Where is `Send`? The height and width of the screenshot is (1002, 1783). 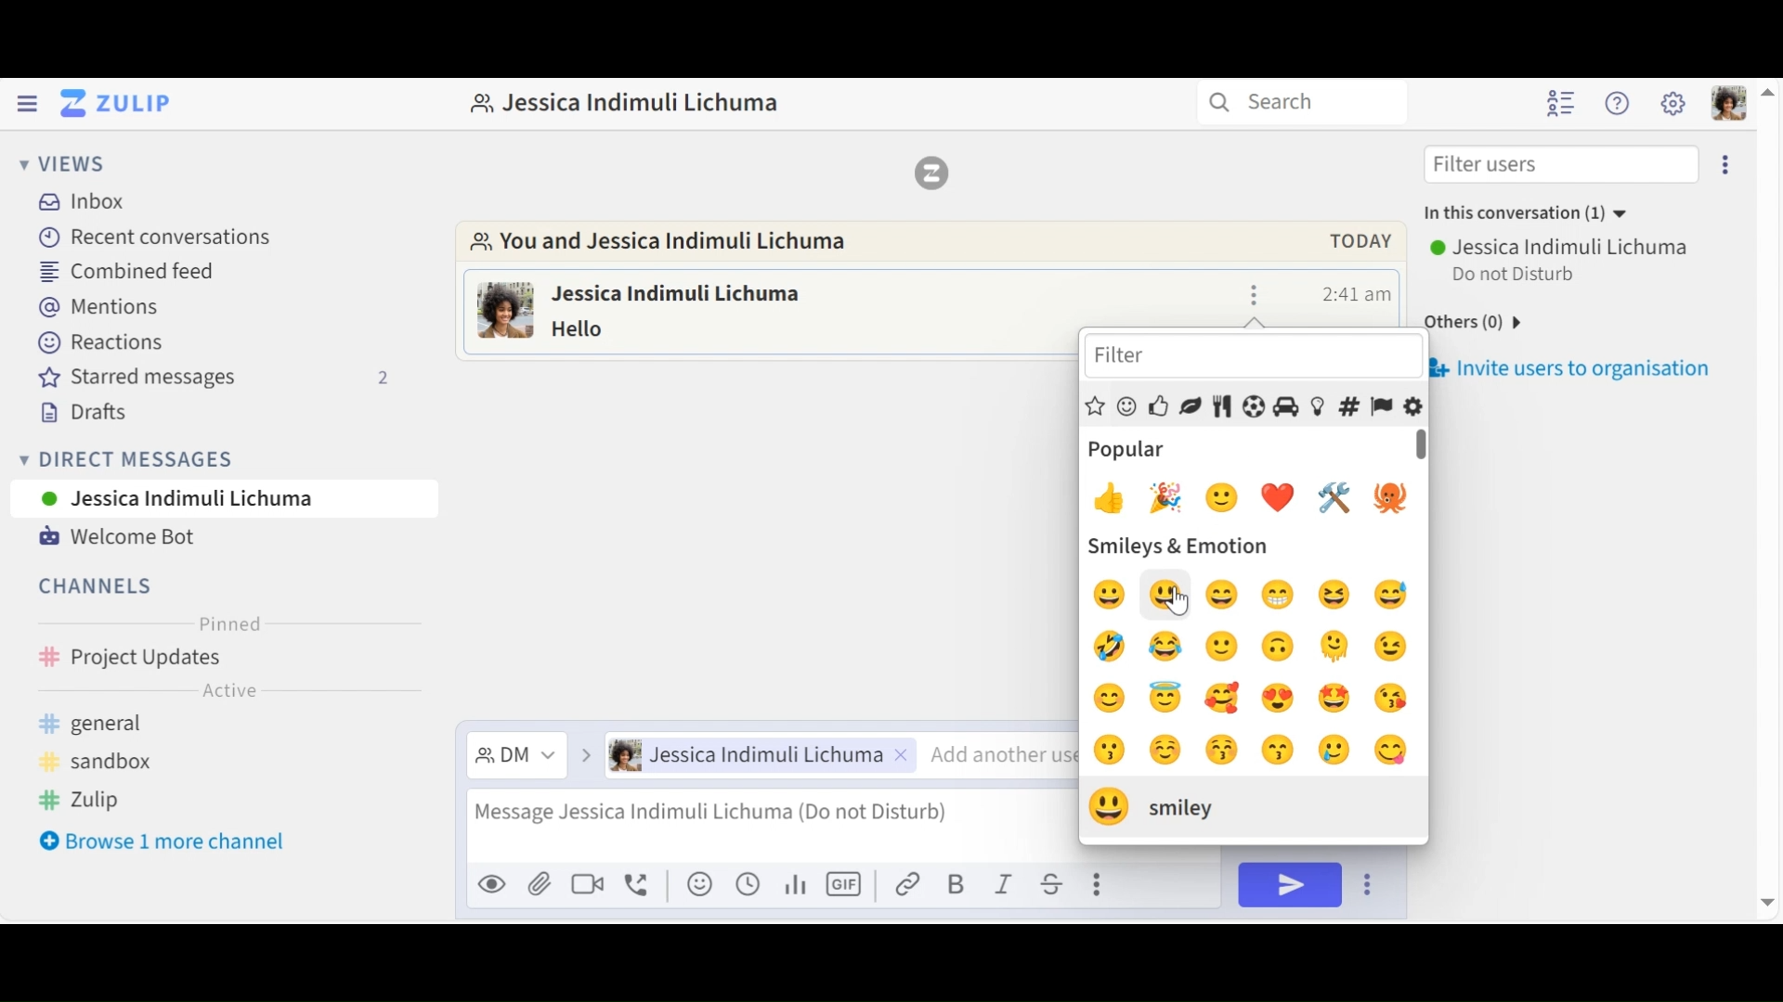
Send is located at coordinates (1290, 885).